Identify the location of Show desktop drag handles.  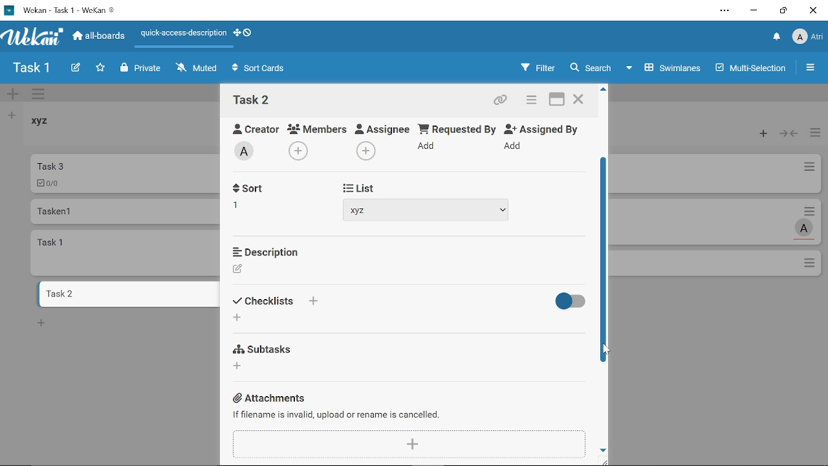
(236, 33).